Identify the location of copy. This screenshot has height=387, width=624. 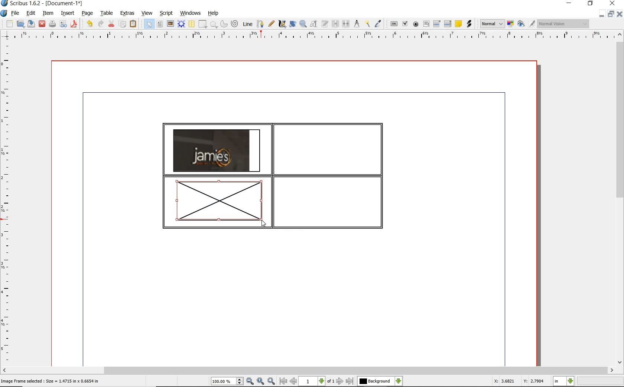
(123, 24).